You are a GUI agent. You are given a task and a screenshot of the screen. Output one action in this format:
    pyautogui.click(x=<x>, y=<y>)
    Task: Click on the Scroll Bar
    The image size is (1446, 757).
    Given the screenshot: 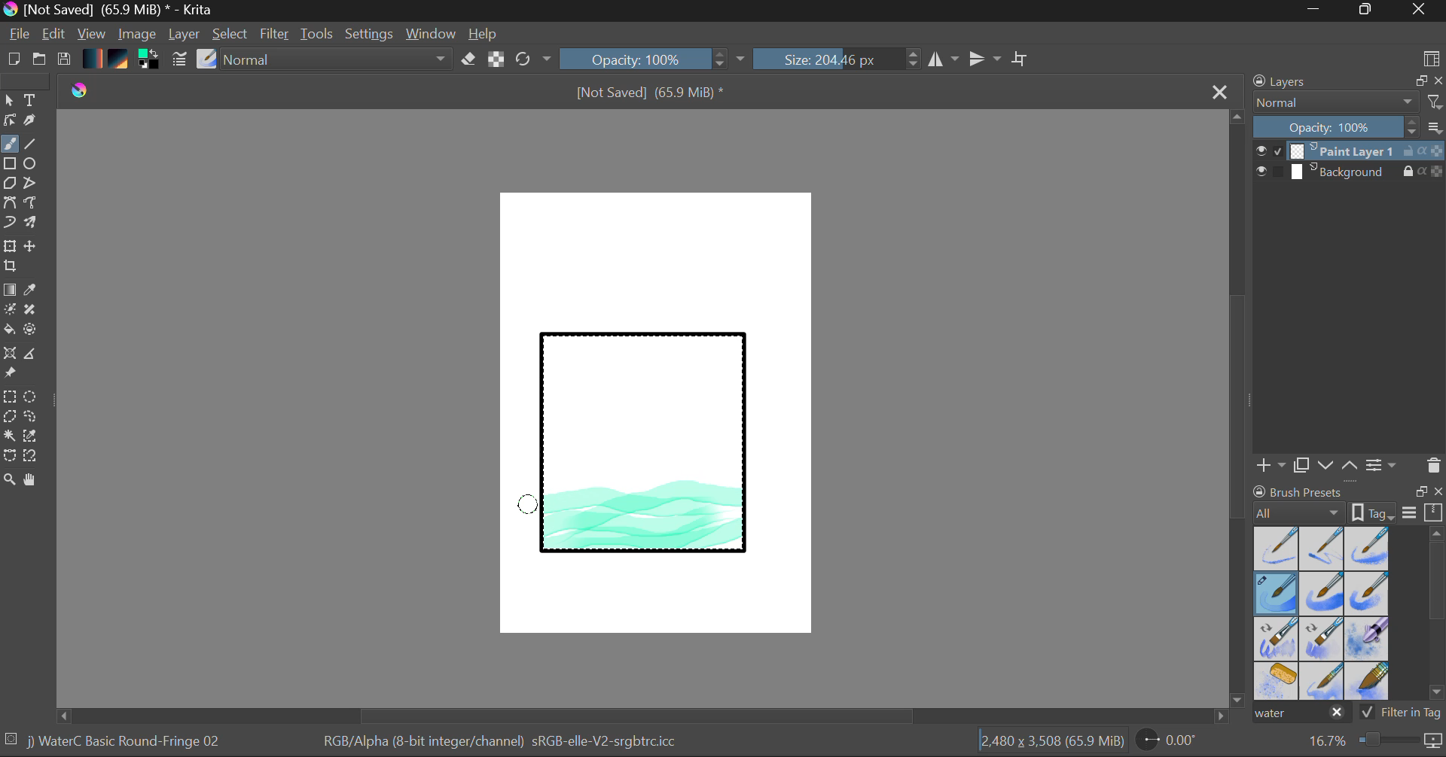 What is the action you would take?
    pyautogui.click(x=643, y=716)
    